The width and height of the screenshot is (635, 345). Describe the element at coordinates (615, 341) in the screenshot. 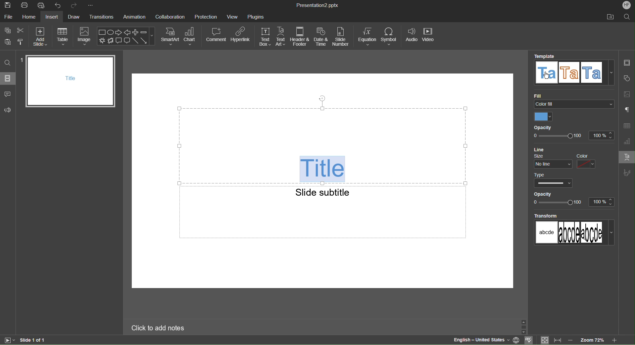

I see `Zoom in` at that location.